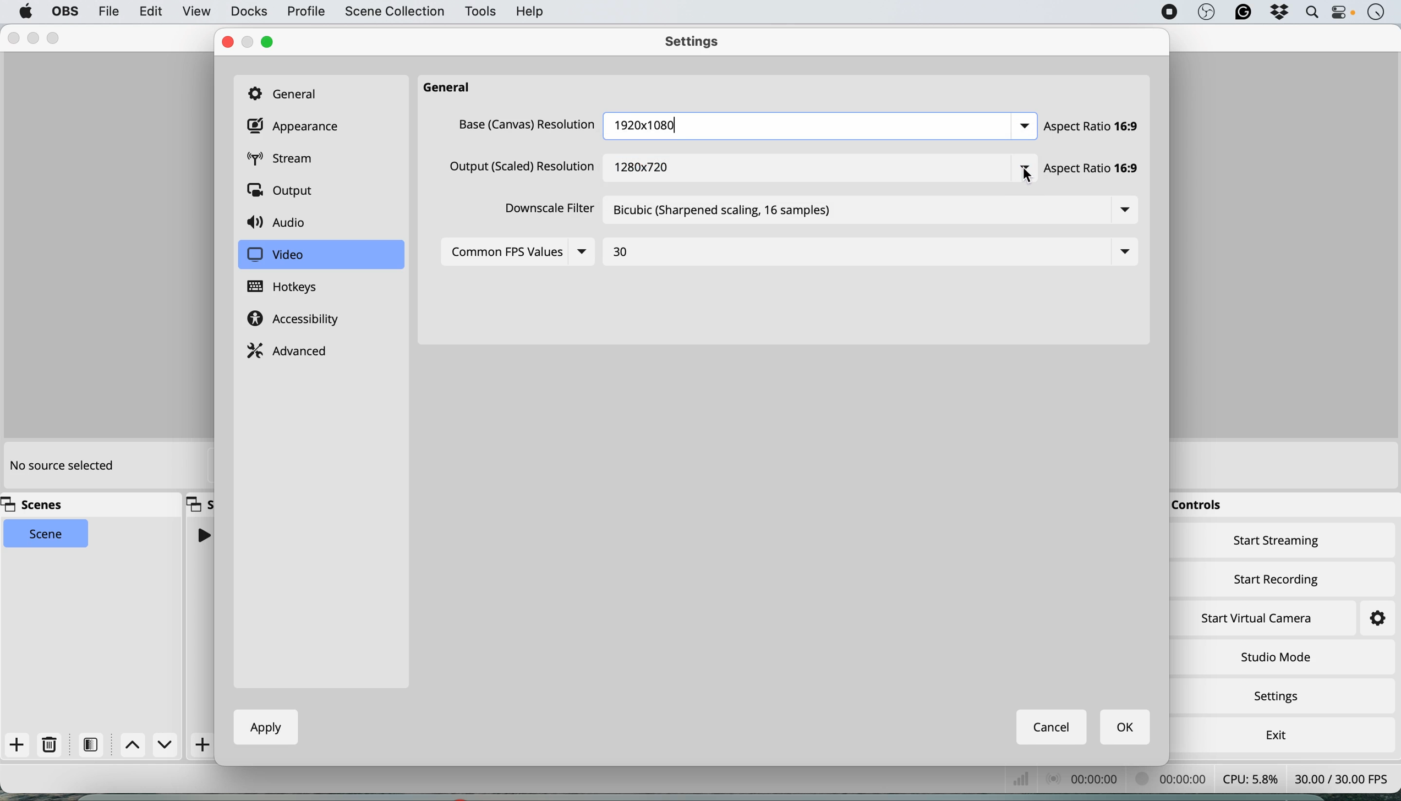 Image resolution: width=1401 pixels, height=801 pixels. I want to click on screen recorder, so click(1167, 12).